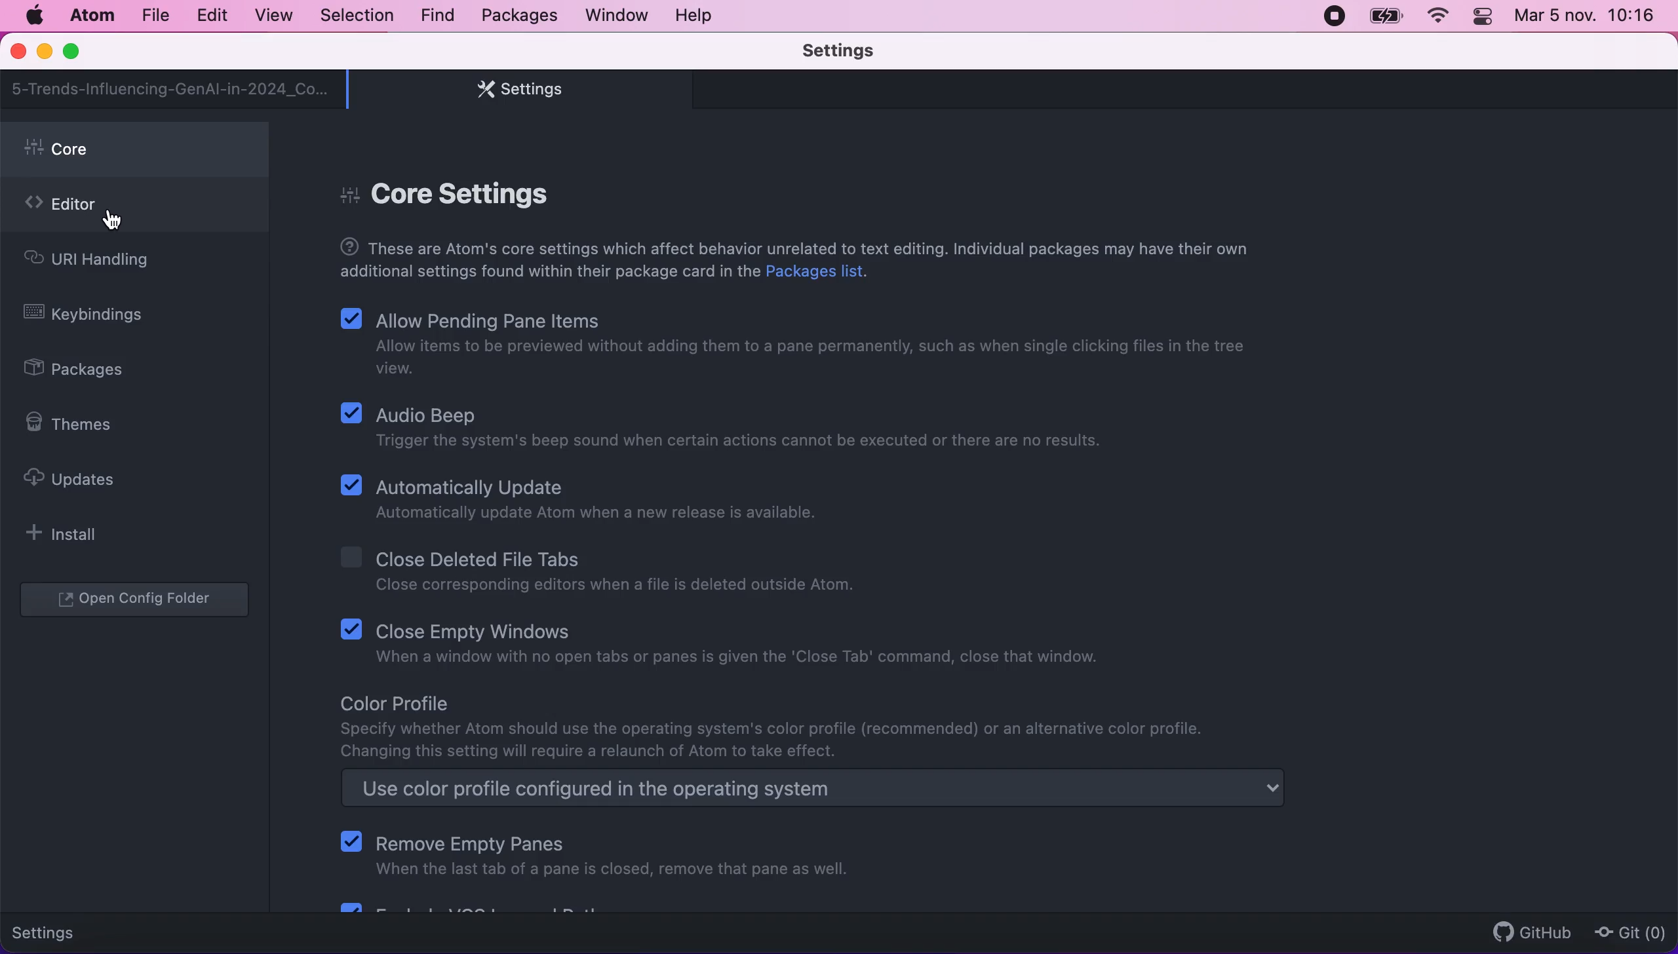  What do you see at coordinates (1332, 15) in the screenshot?
I see `recording stopped` at bounding box center [1332, 15].